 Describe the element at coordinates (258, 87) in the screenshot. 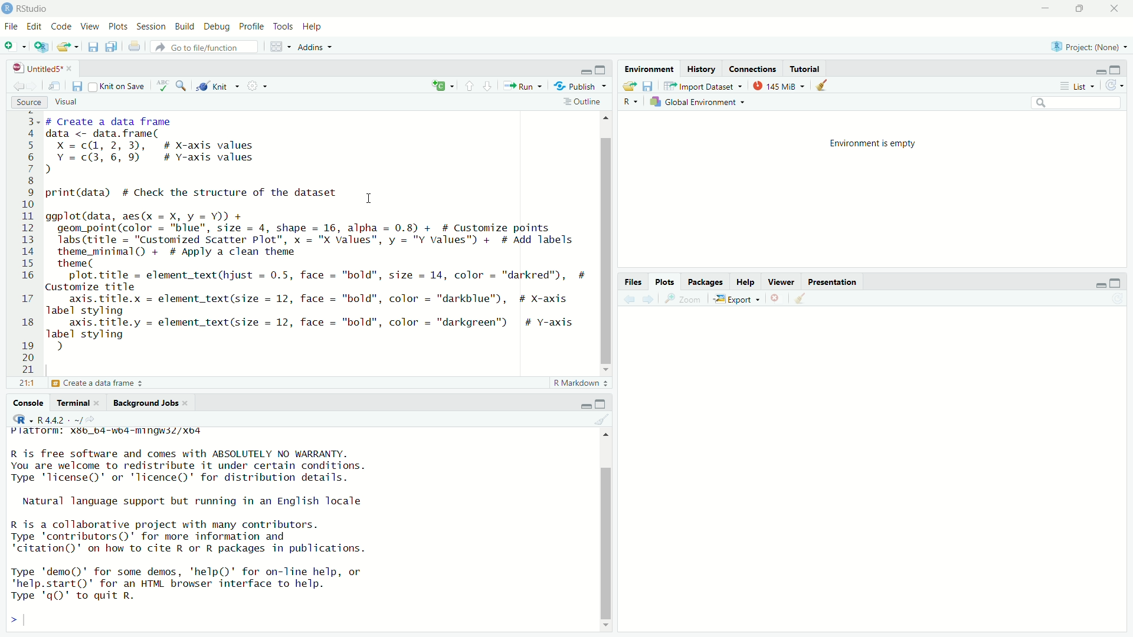

I see `Settings` at that location.